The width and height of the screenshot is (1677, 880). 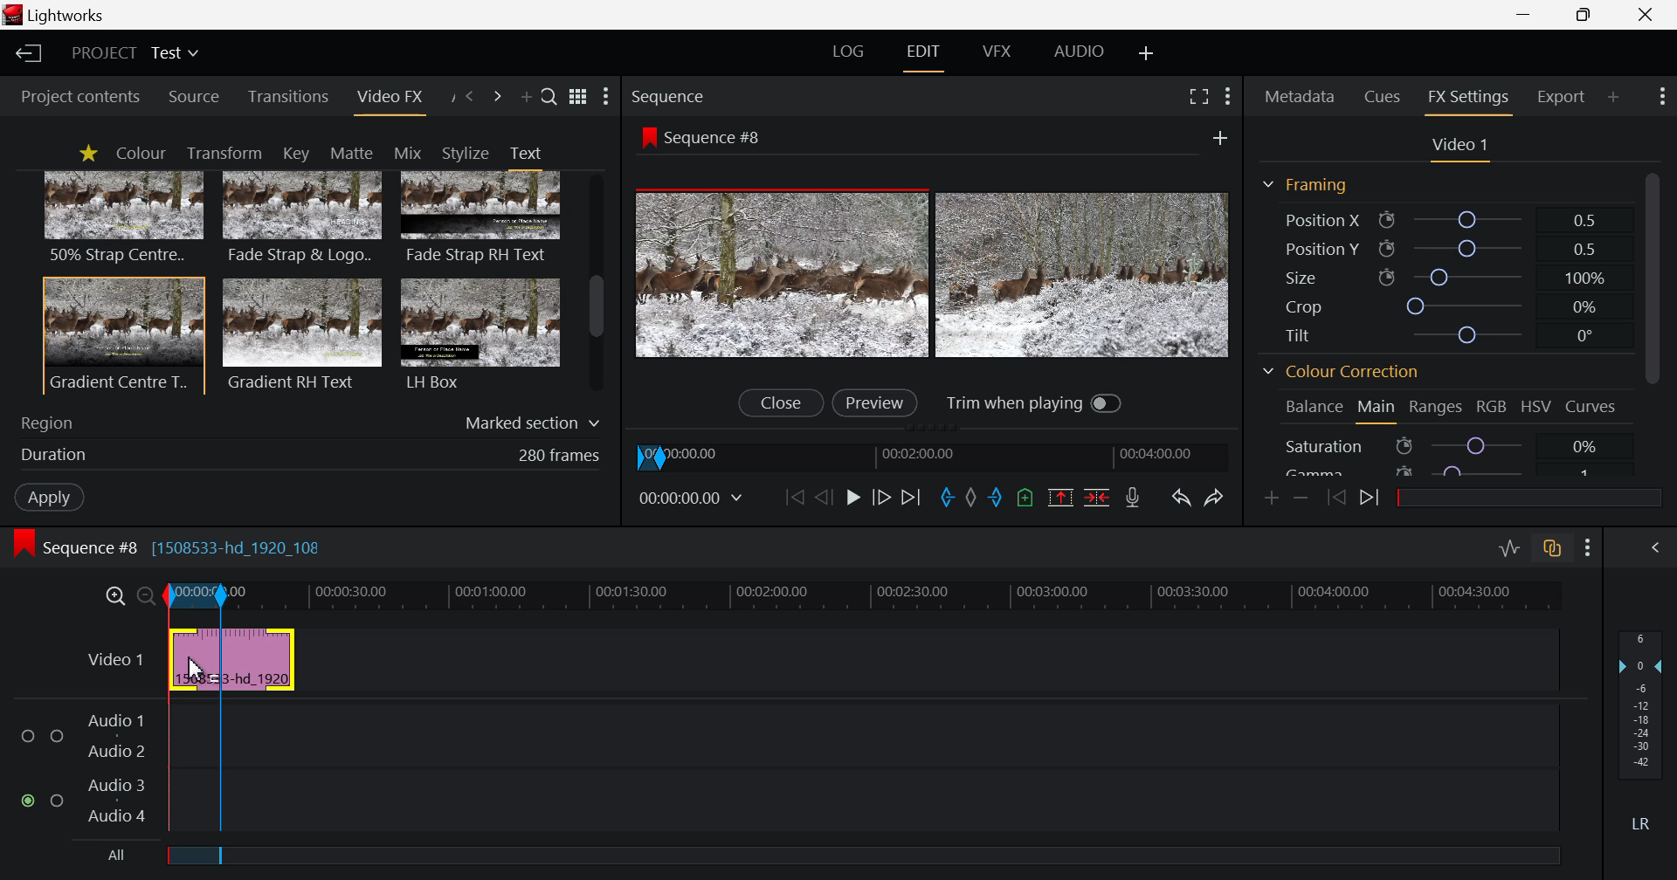 I want to click on remove keyframe, so click(x=1301, y=498).